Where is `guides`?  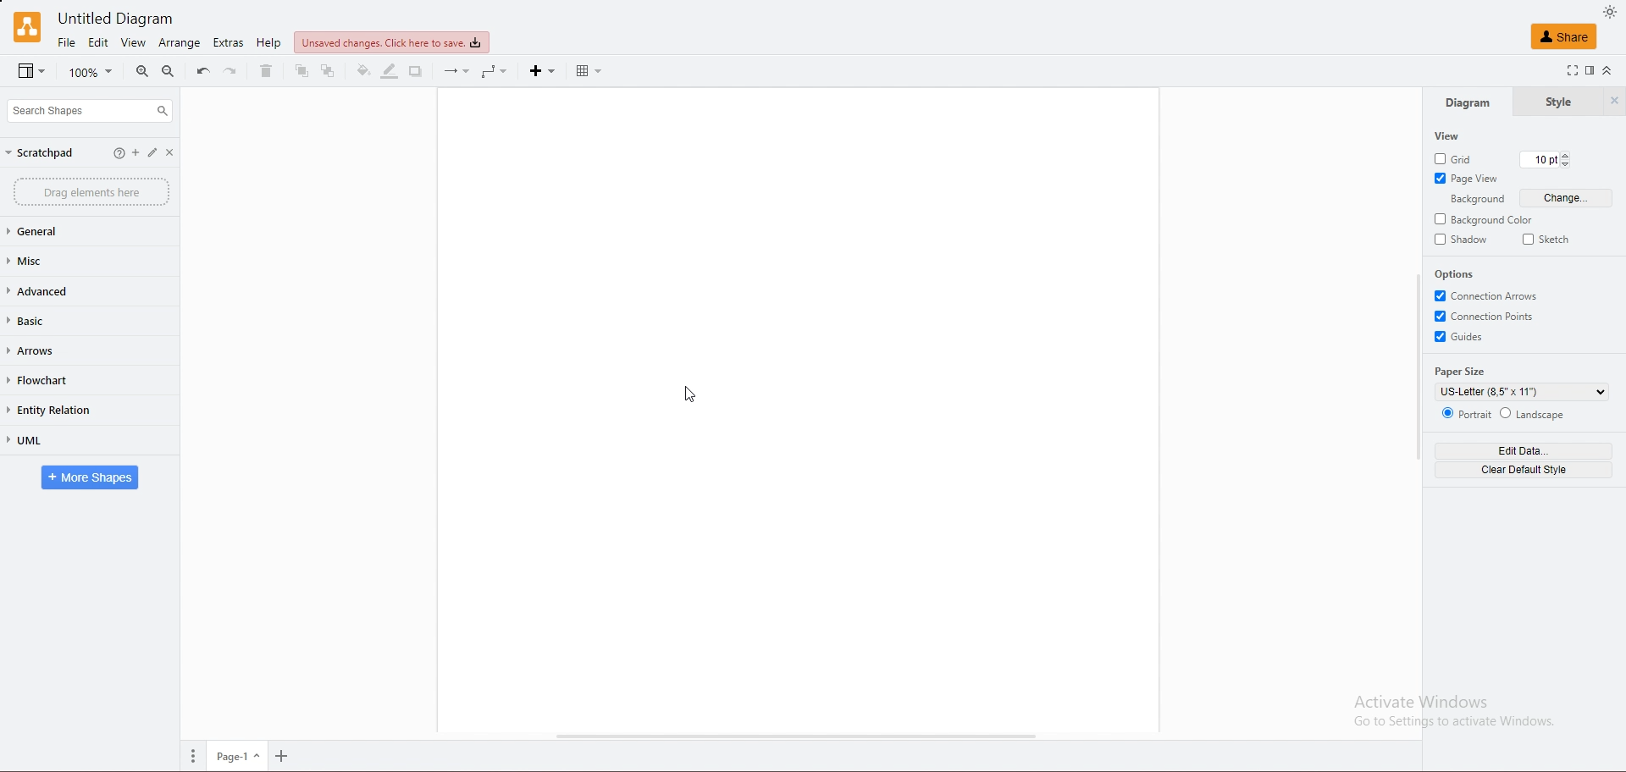 guides is located at coordinates (1465, 337).